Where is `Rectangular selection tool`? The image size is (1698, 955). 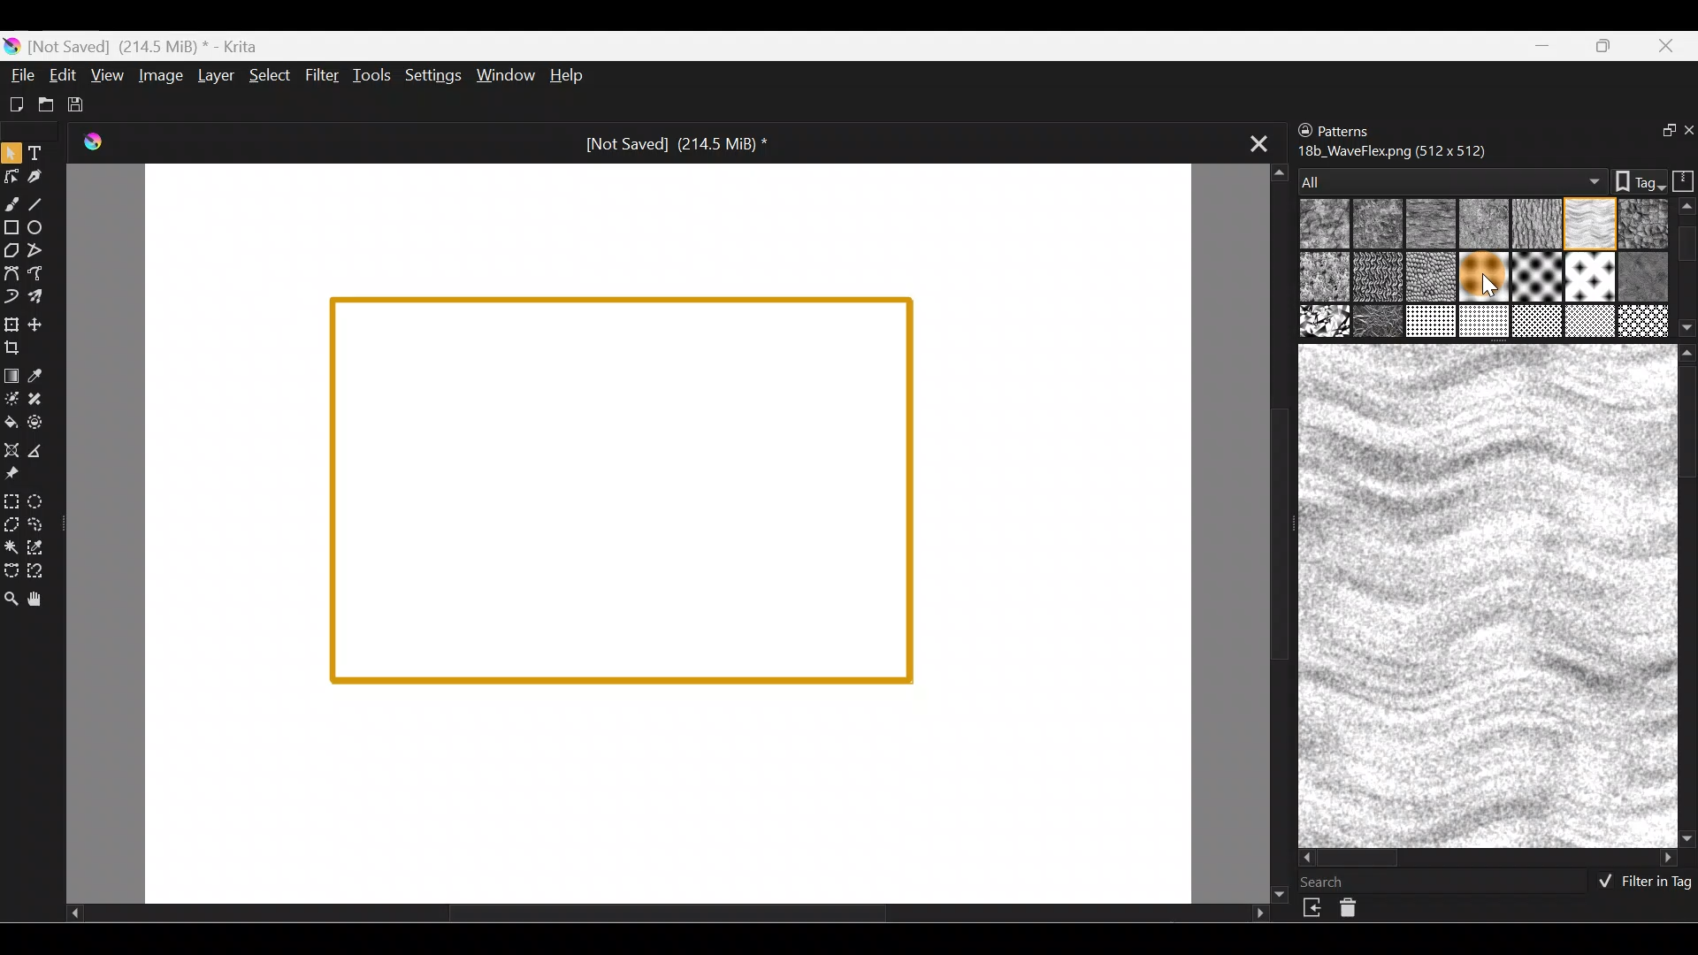 Rectangular selection tool is located at coordinates (11, 500).